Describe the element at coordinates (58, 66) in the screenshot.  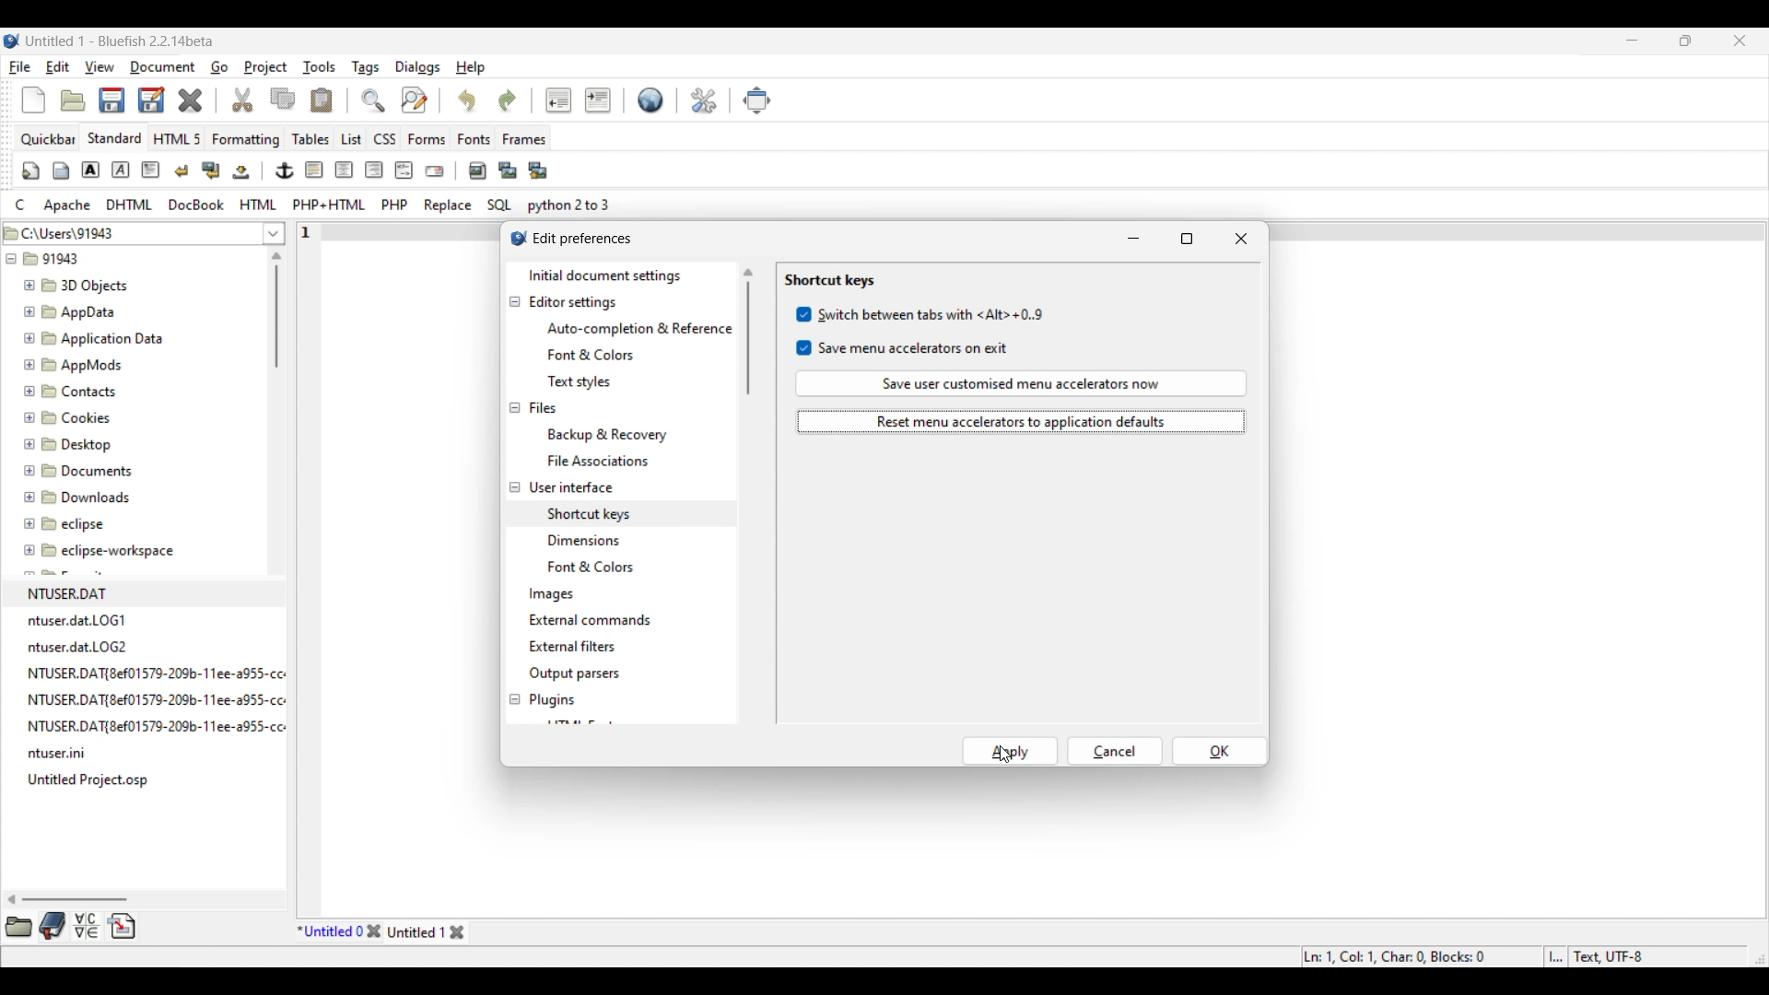
I see `Edit menu` at that location.